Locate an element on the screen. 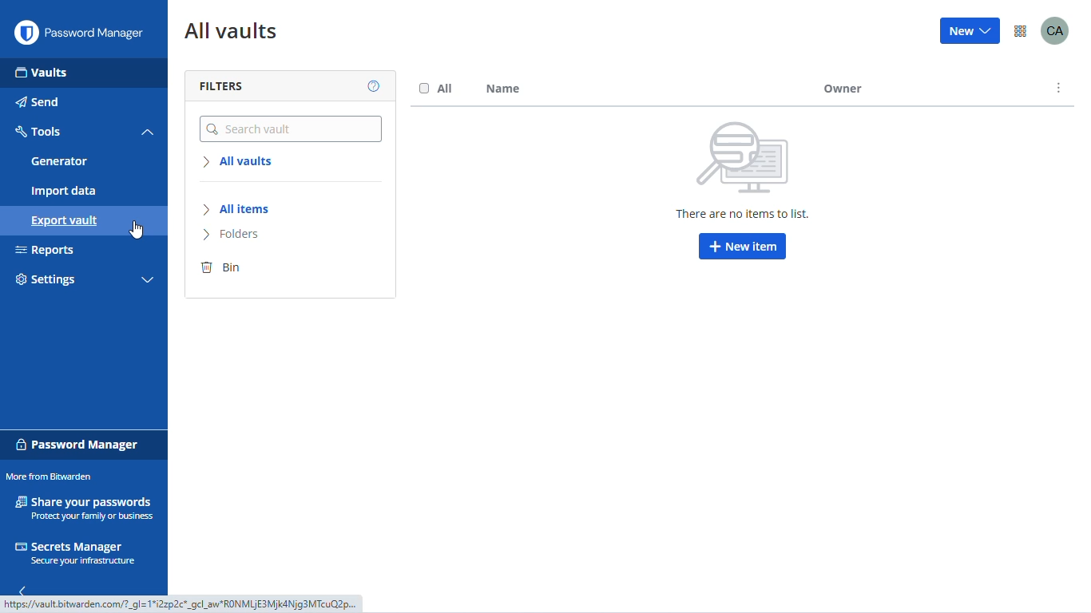 Image resolution: width=1091 pixels, height=613 pixels. new item is located at coordinates (743, 247).